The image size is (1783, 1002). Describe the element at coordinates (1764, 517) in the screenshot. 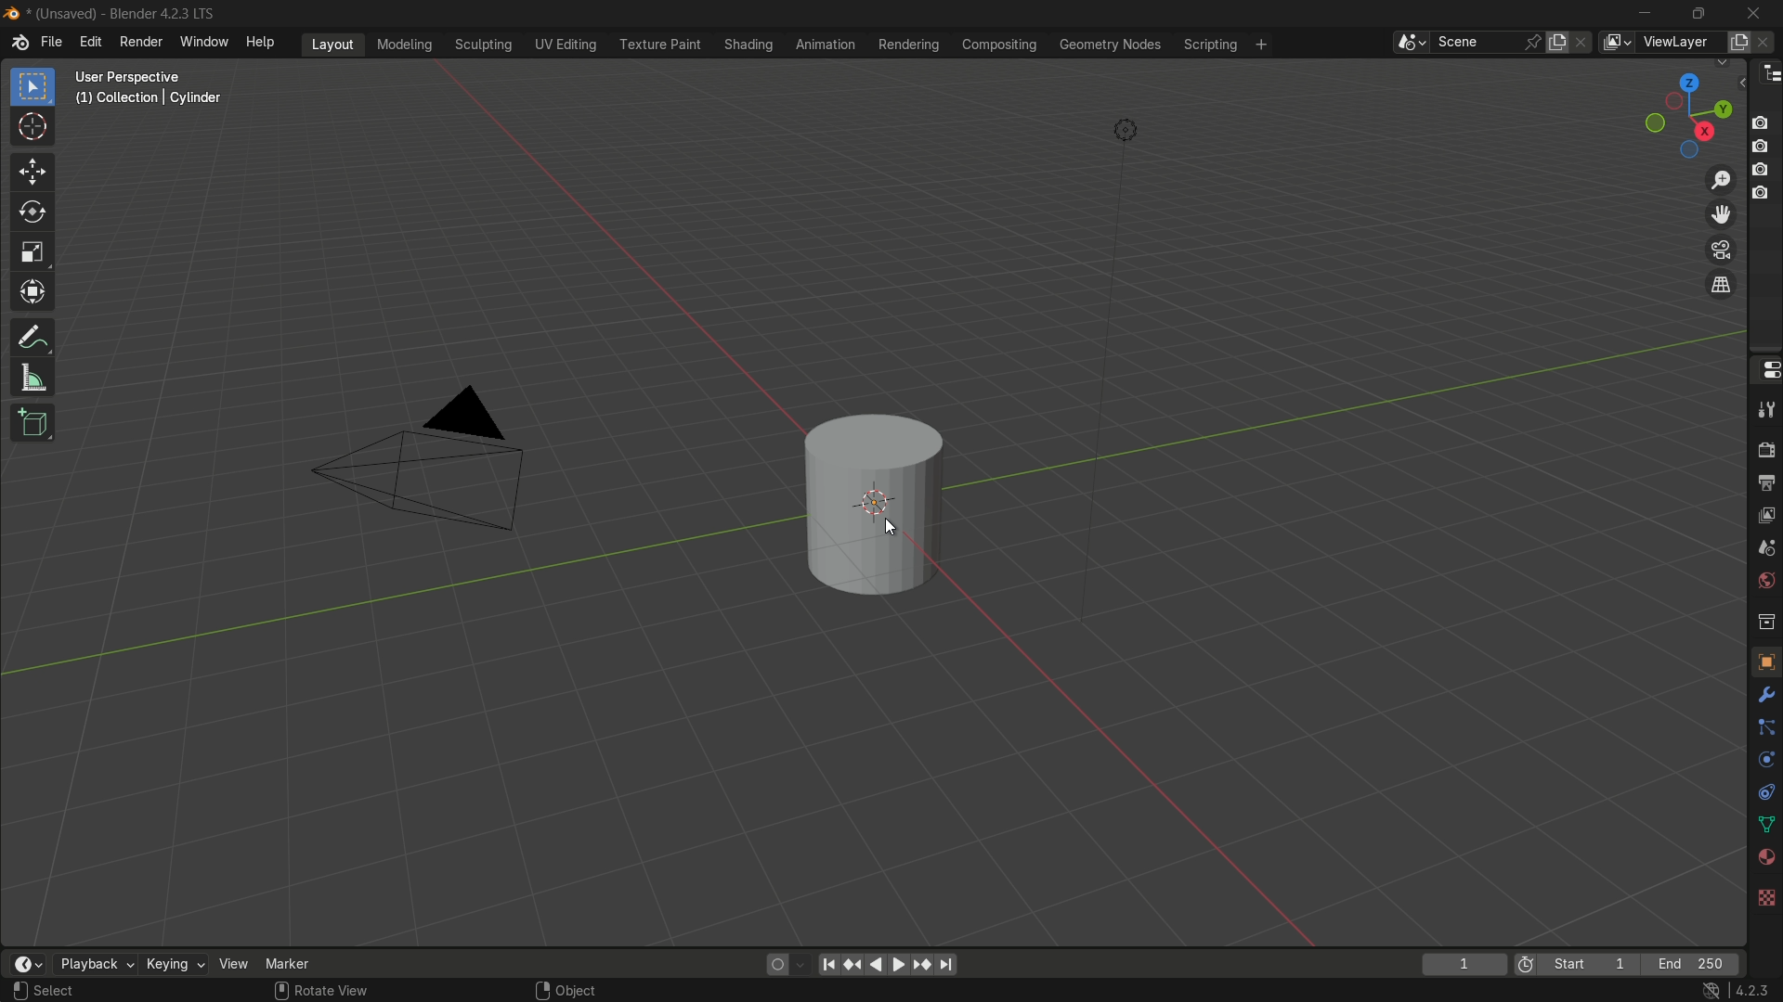

I see `view layer` at that location.